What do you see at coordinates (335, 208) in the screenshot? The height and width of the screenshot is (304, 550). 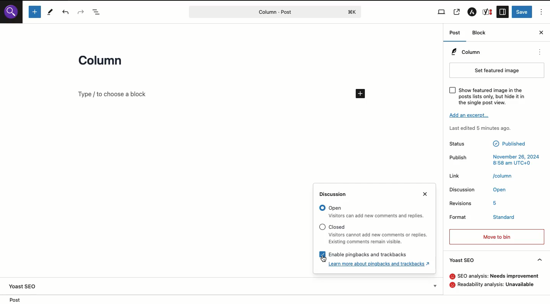 I see `` at bounding box center [335, 208].